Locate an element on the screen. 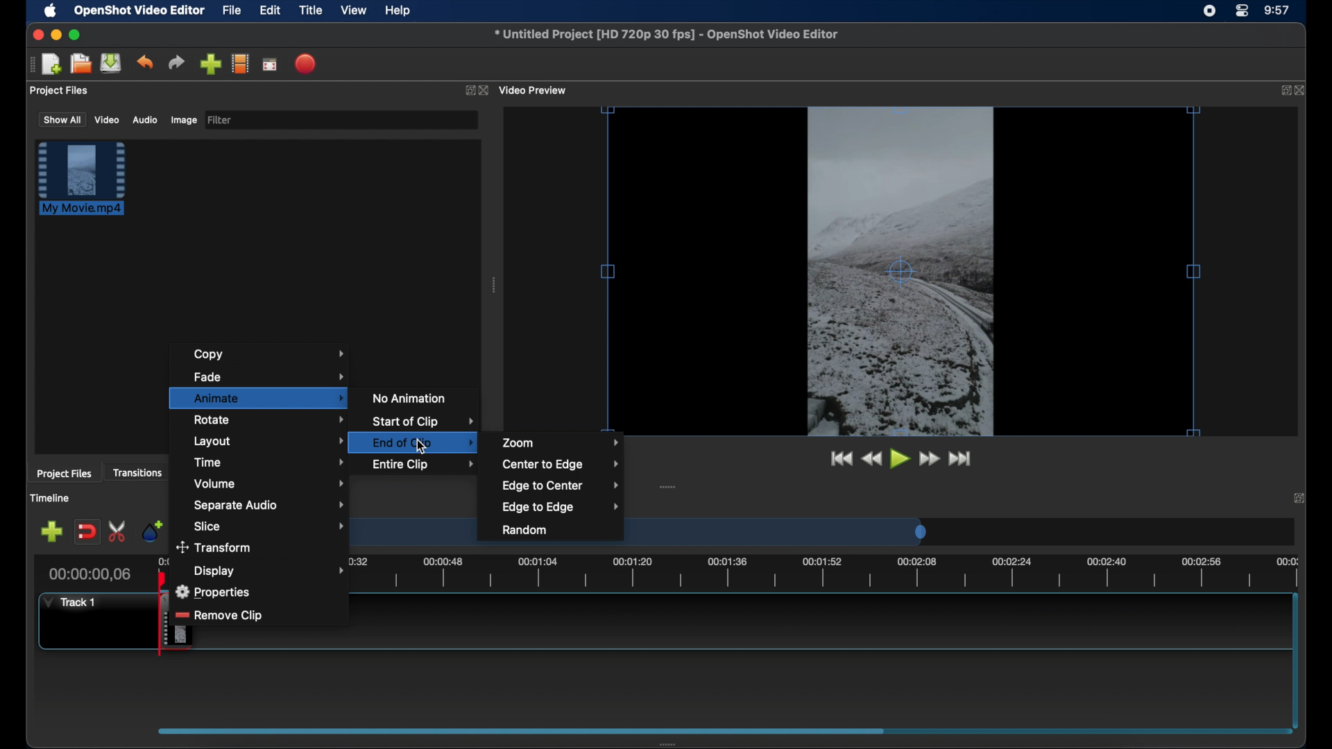 Image resolution: width=1332 pixels, height=749 pixels. video preview is located at coordinates (534, 91).